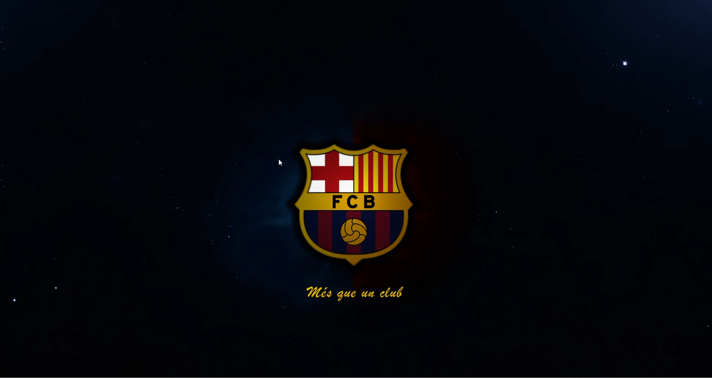 The height and width of the screenshot is (378, 712). Describe the element at coordinates (278, 164) in the screenshot. I see `cursor` at that location.